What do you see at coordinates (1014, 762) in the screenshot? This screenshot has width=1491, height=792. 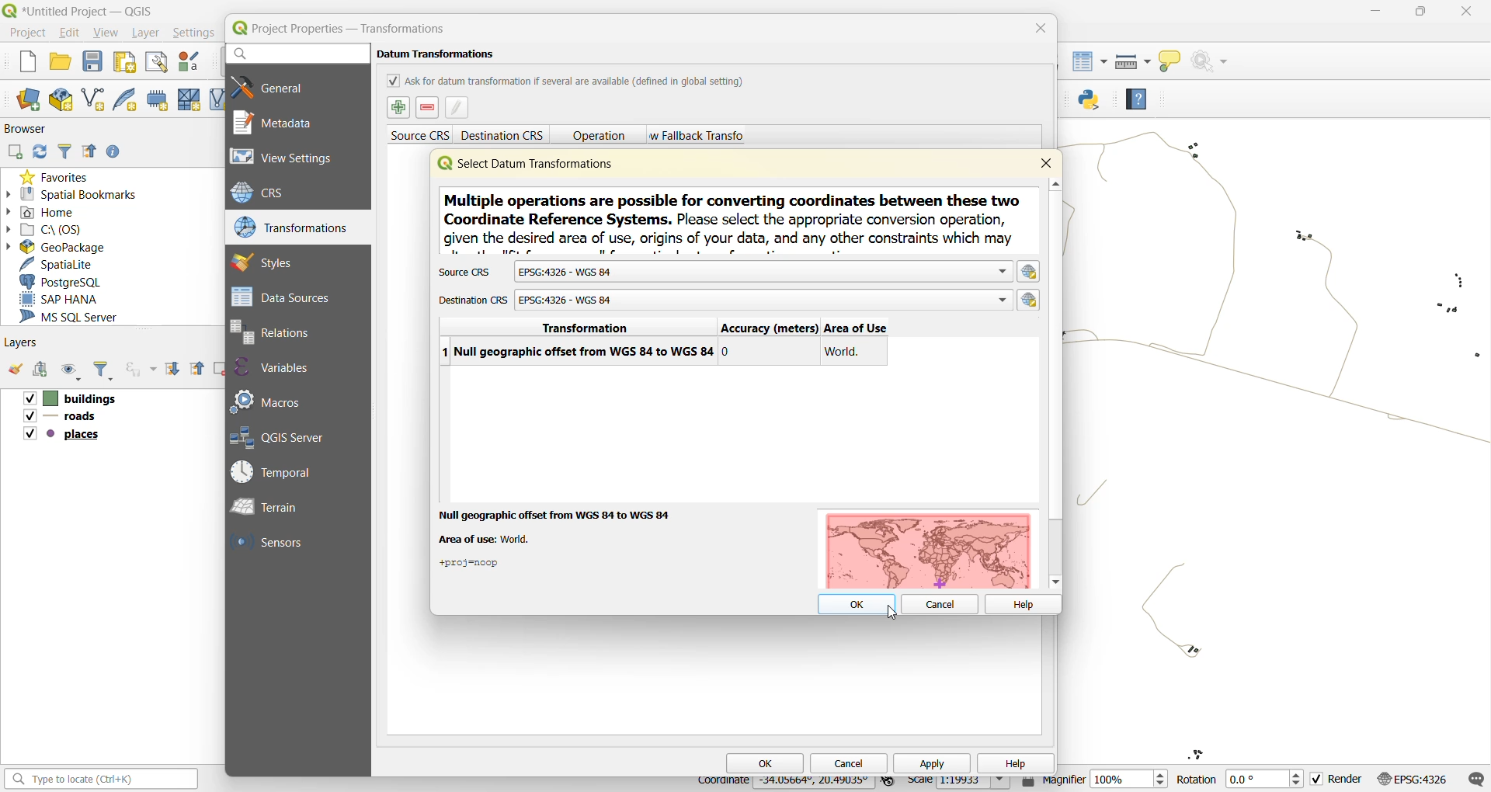 I see `help` at bounding box center [1014, 762].